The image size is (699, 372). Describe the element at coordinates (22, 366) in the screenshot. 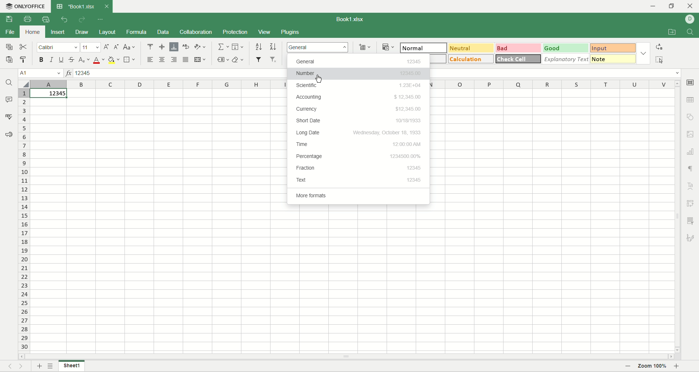

I see `nest` at that location.